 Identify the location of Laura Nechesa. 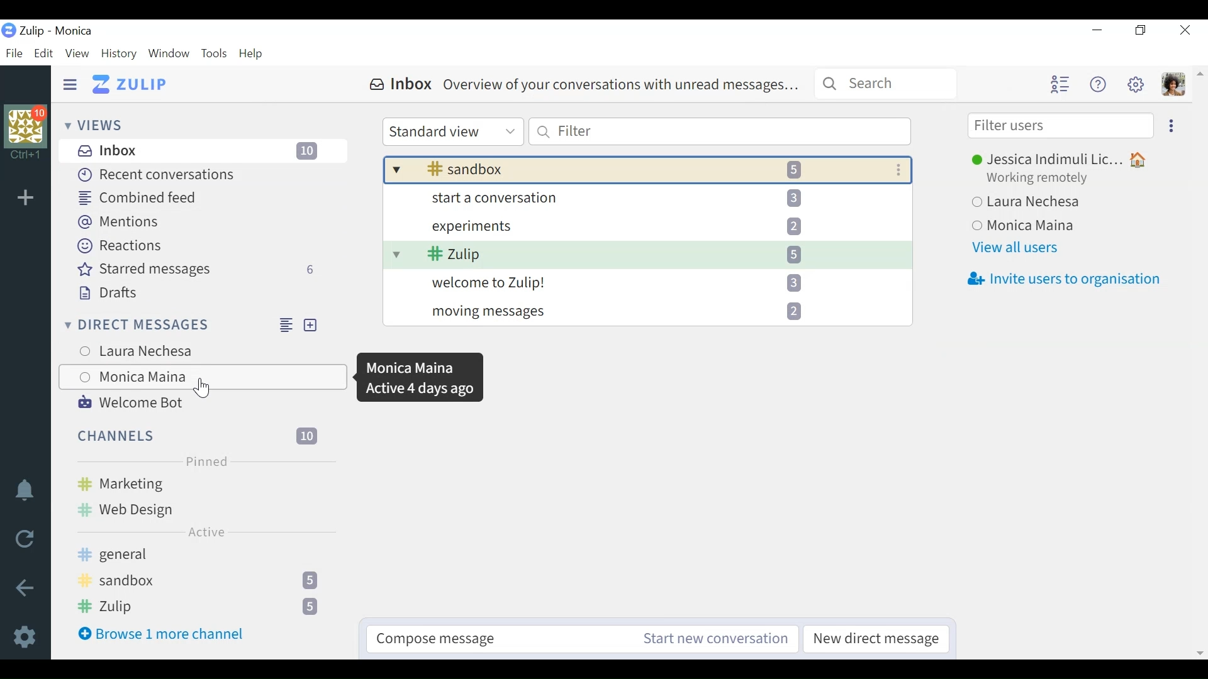
(172, 348).